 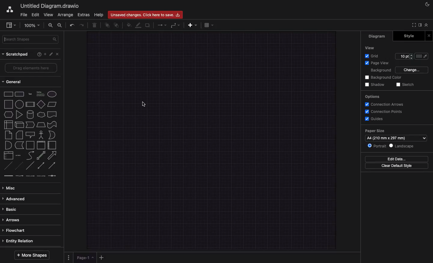 What do you see at coordinates (385, 112) in the screenshot?
I see `Connection points` at bounding box center [385, 112].